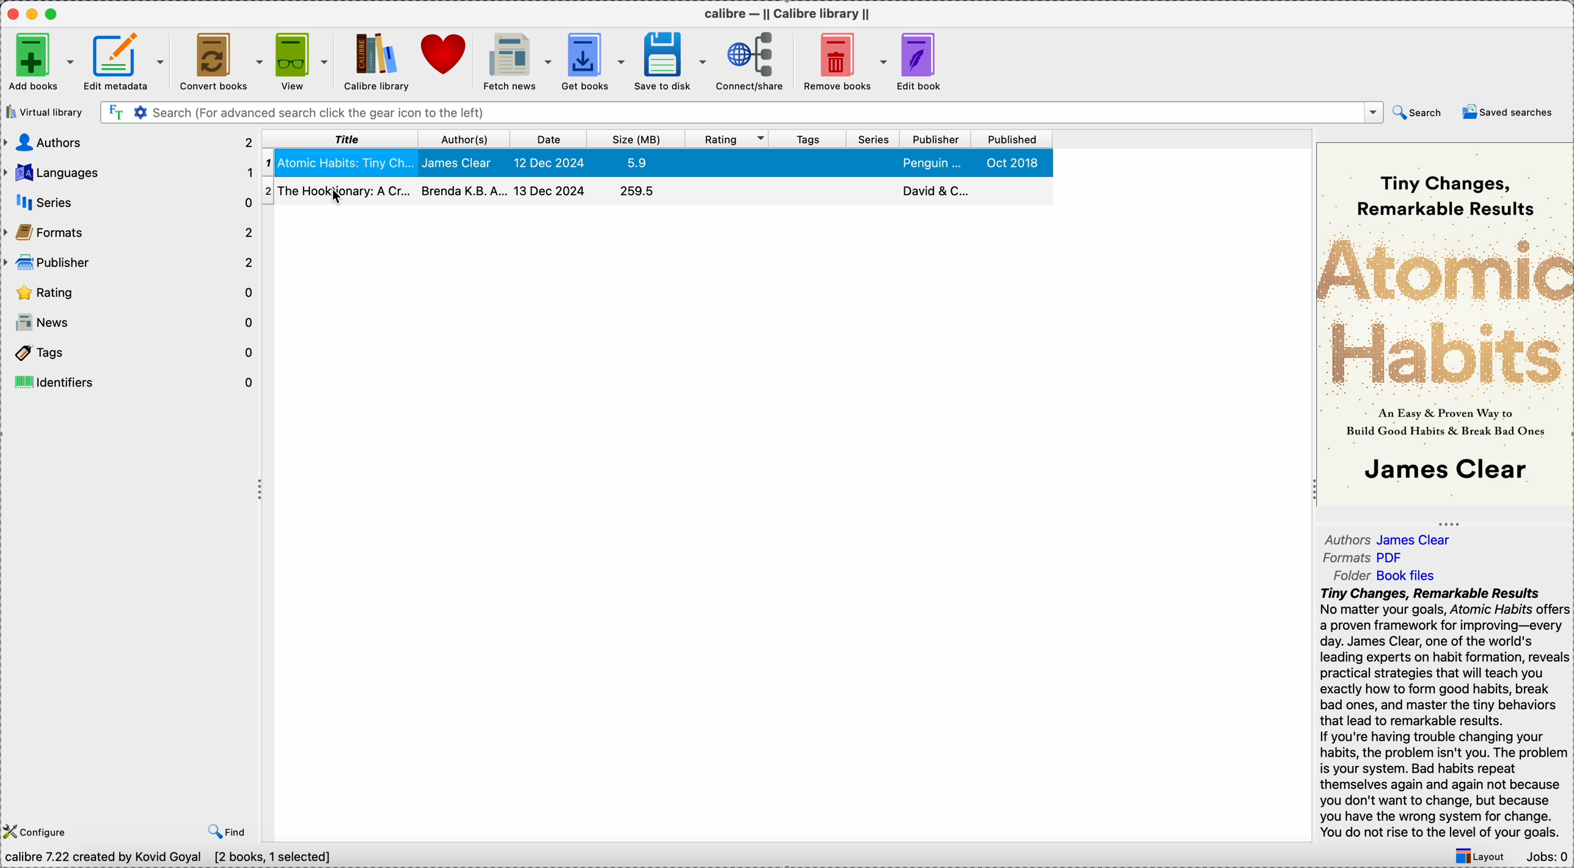  I want to click on maximize Calibre, so click(56, 12).